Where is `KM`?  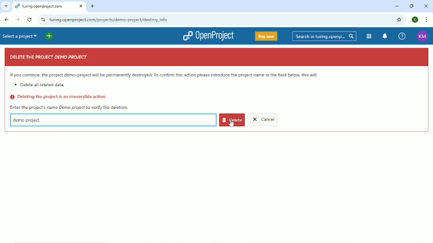
KM is located at coordinates (422, 37).